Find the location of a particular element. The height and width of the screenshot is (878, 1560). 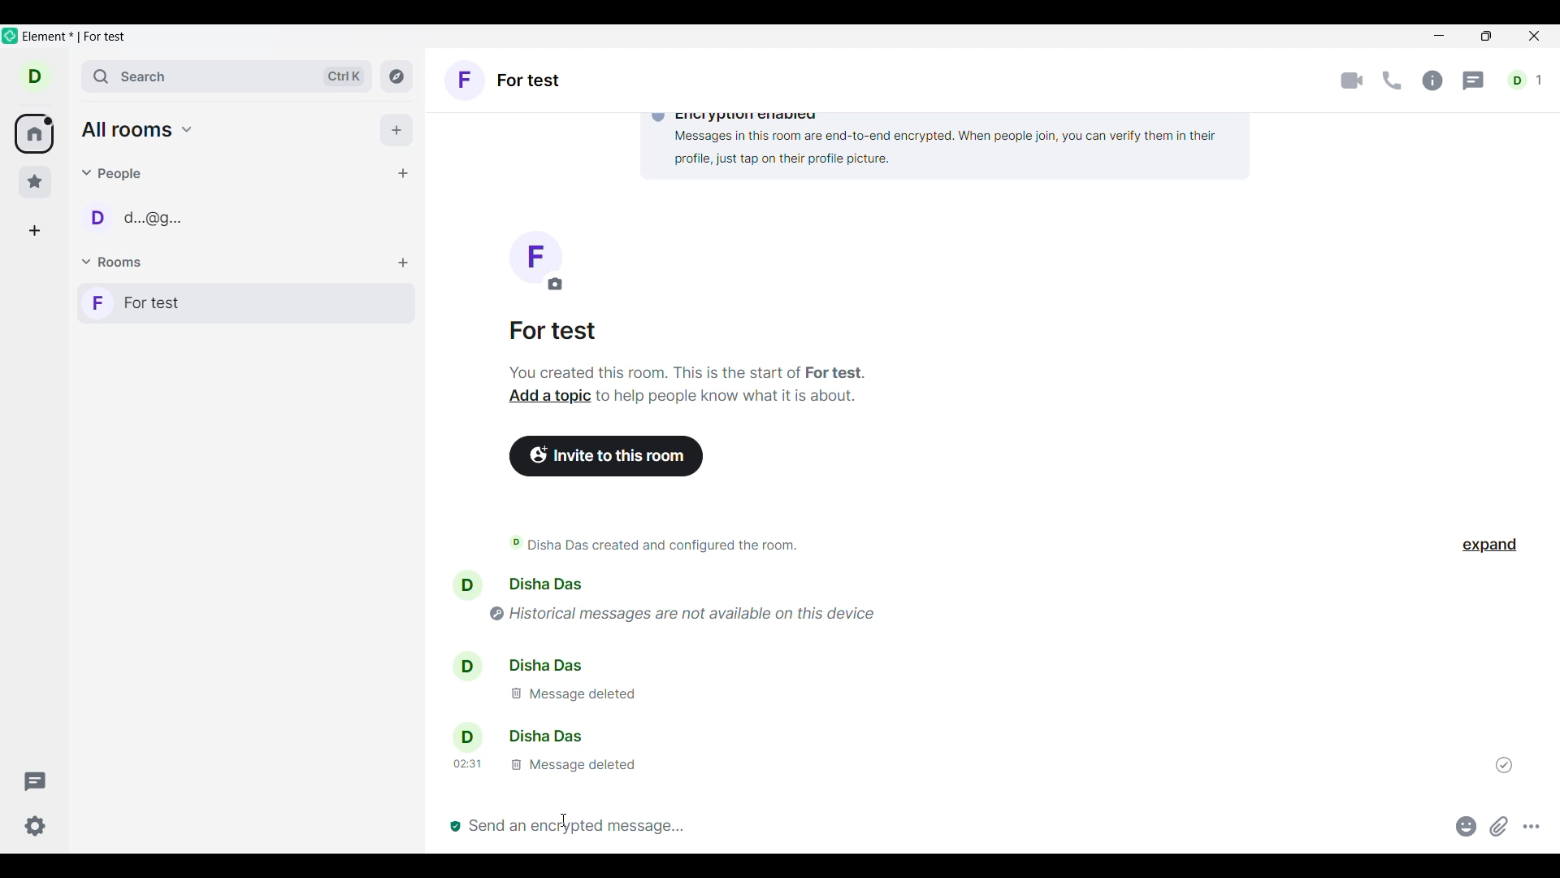

Search room is located at coordinates (228, 76).